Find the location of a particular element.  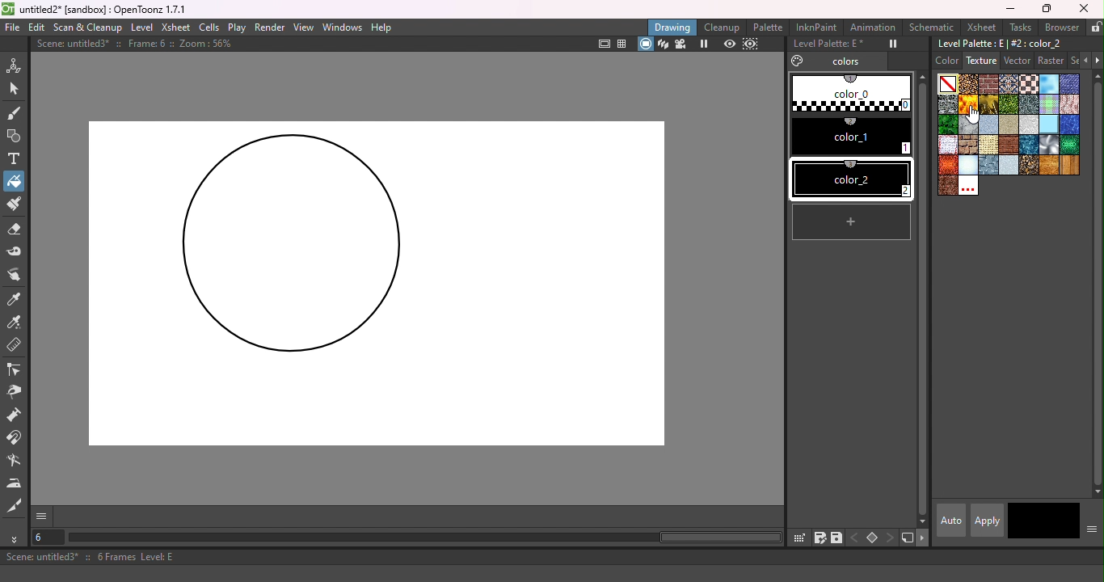

Geometric tool is located at coordinates (15, 136).